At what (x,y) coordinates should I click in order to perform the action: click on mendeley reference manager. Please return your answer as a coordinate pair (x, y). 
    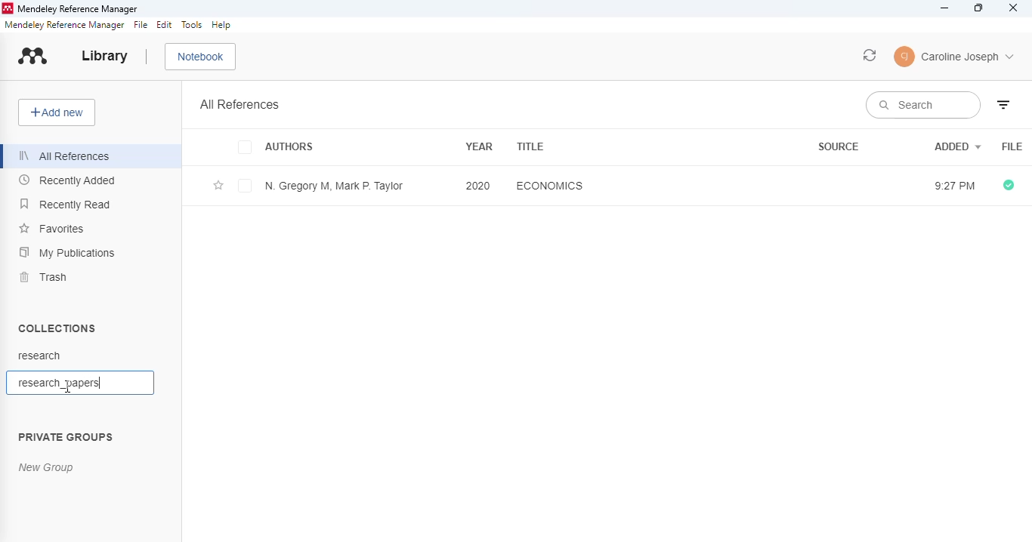
    Looking at the image, I should click on (65, 25).